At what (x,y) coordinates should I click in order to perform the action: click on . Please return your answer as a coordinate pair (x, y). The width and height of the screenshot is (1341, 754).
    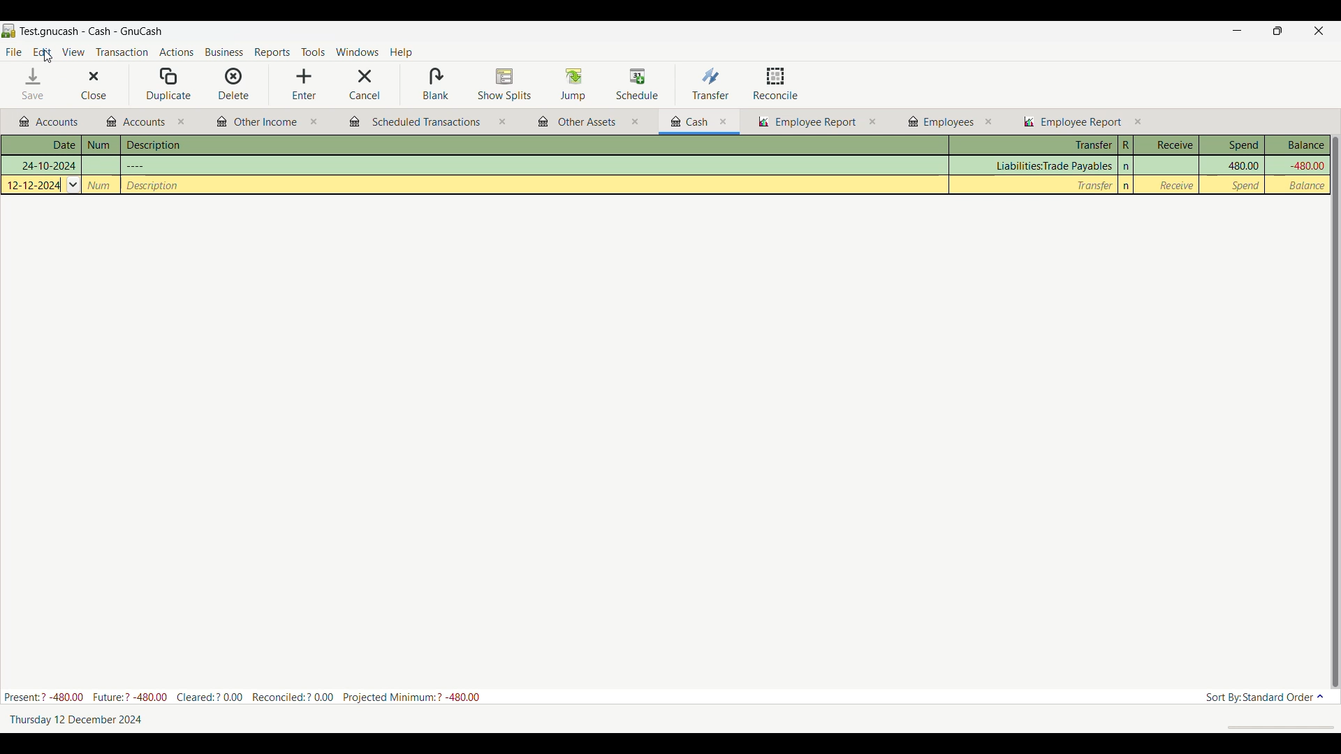
    Looking at the image, I should click on (47, 165).